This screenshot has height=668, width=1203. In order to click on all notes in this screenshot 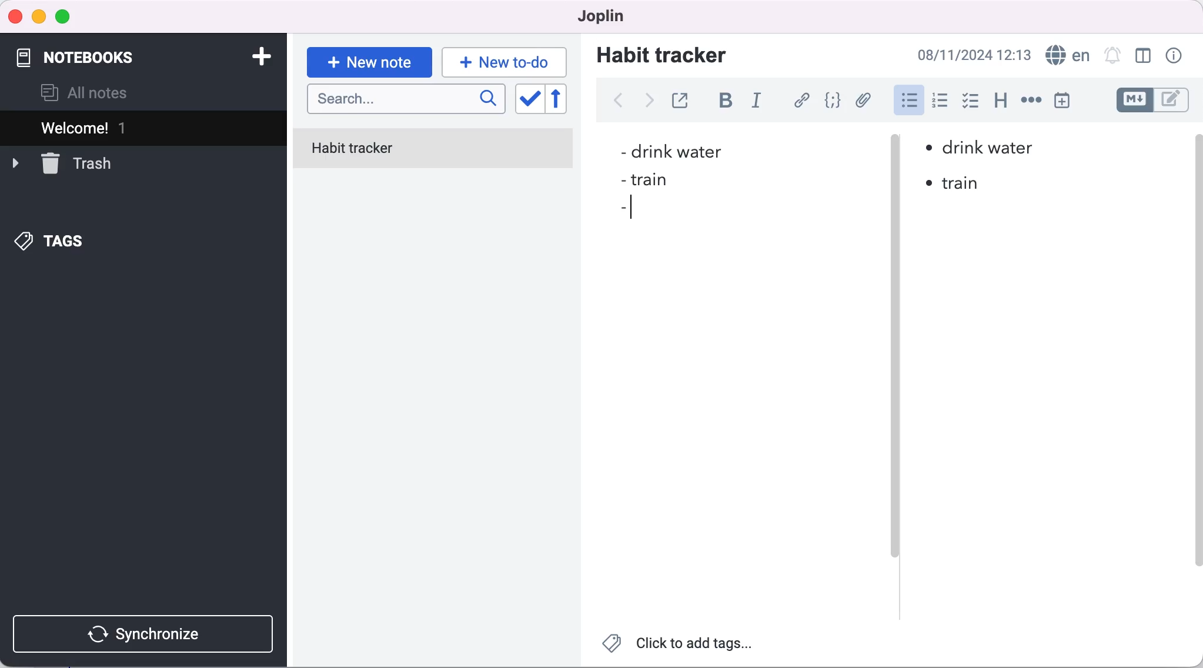, I will do `click(85, 93)`.